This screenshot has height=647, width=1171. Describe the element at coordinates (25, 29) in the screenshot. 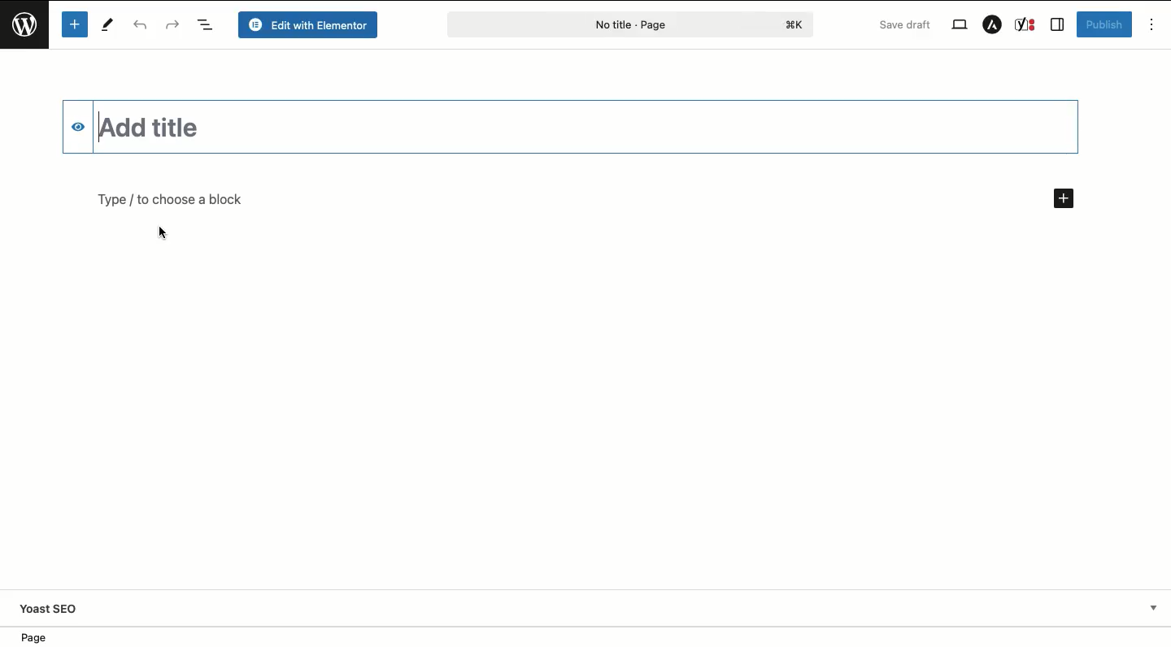

I see `W logo` at that location.